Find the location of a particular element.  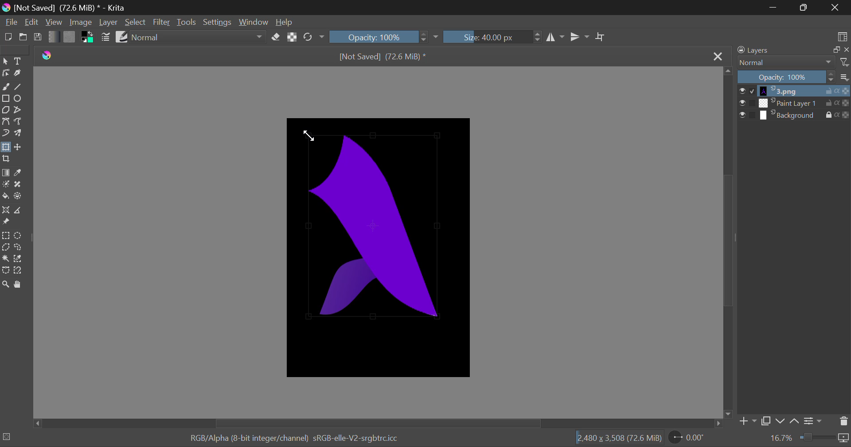

Blending Modes is located at coordinates (785, 64).